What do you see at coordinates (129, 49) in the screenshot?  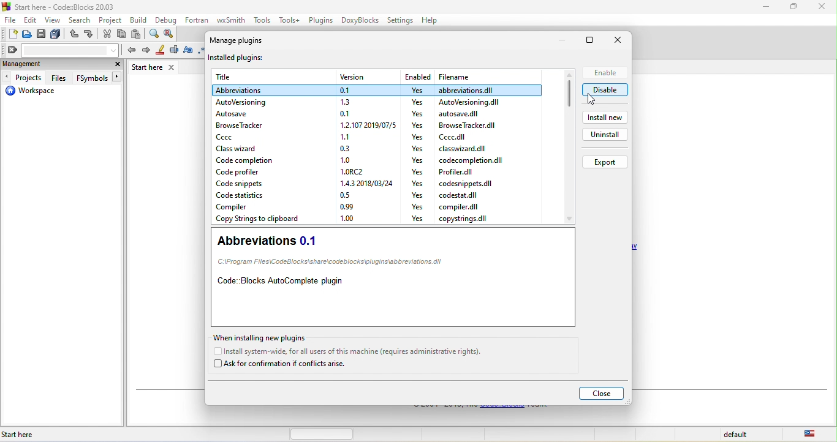 I see `prev` at bounding box center [129, 49].